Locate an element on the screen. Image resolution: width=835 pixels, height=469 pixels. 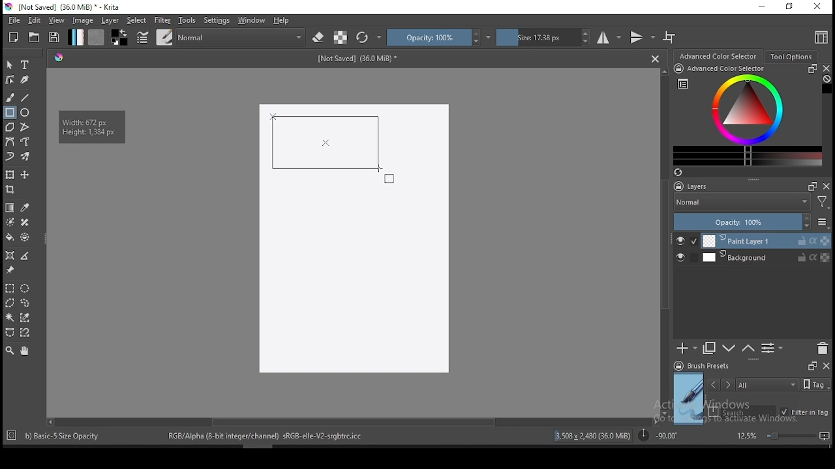
select is located at coordinates (137, 20).